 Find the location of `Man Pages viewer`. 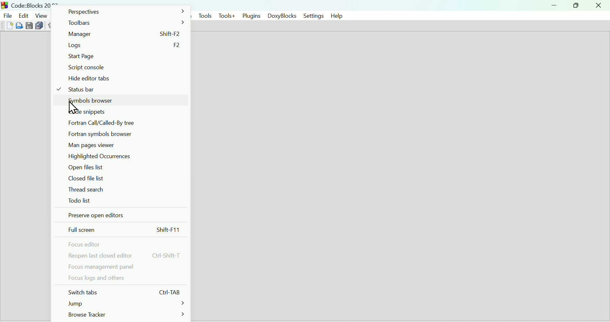

Man Pages viewer is located at coordinates (123, 145).